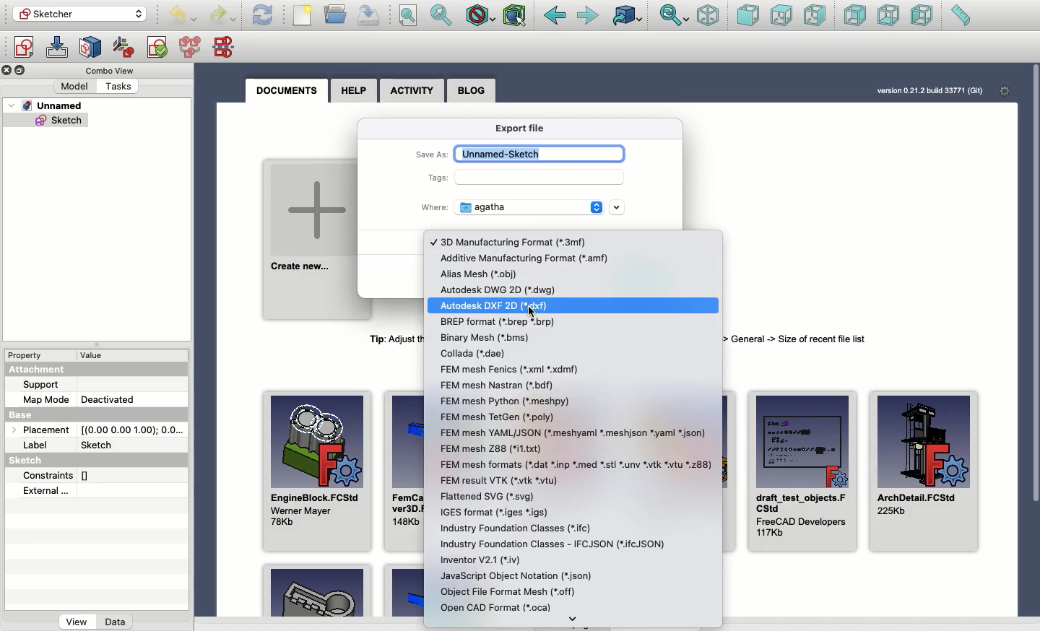 Image resolution: width=1040 pixels, height=631 pixels. I want to click on Constraints [], so click(61, 475).